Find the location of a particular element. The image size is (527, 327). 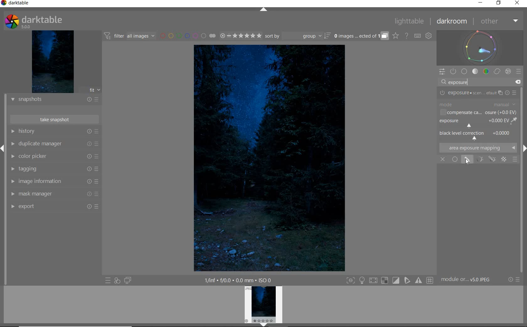

CLICK TO CHANGE THE OVERLAYS SHOWN ON THUMBNAILS is located at coordinates (396, 36).